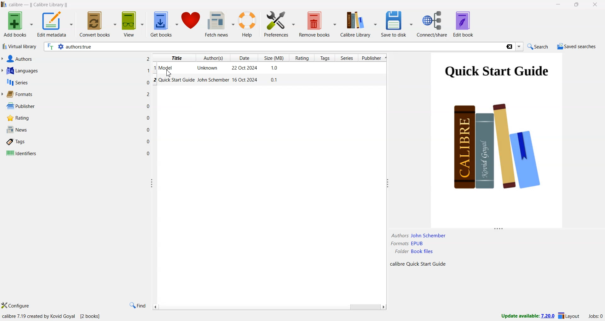 The image size is (605, 321). Describe the element at coordinates (594, 317) in the screenshot. I see `jobs` at that location.